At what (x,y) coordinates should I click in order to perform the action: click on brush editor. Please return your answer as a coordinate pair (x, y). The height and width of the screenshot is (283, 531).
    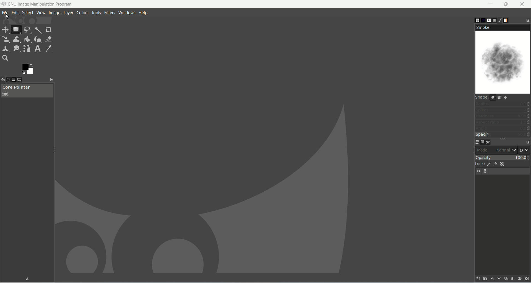
    Looking at the image, I should click on (501, 20).